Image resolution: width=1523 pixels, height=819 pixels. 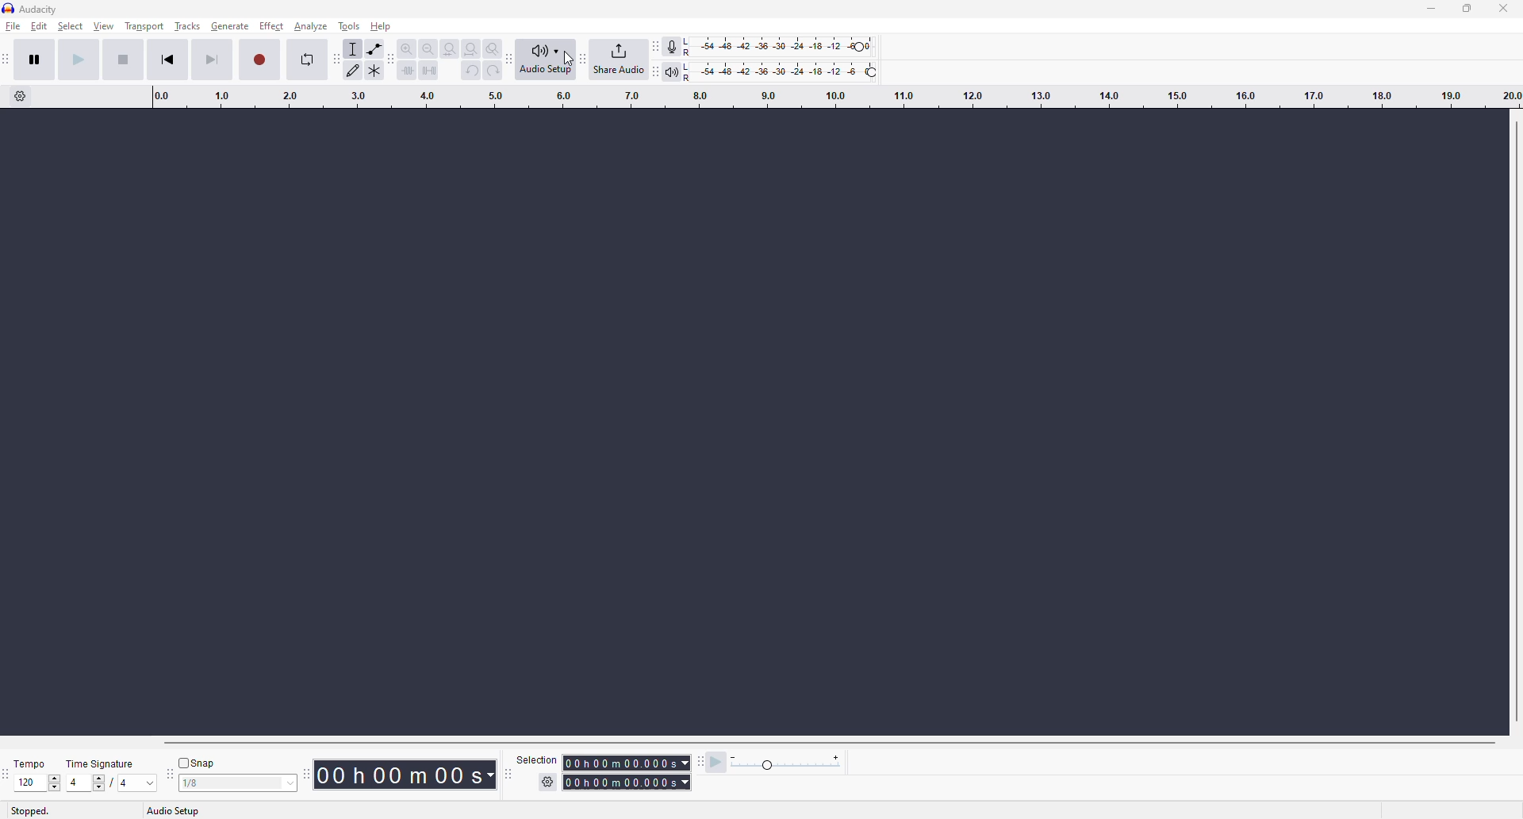 What do you see at coordinates (1506, 9) in the screenshot?
I see `close` at bounding box center [1506, 9].